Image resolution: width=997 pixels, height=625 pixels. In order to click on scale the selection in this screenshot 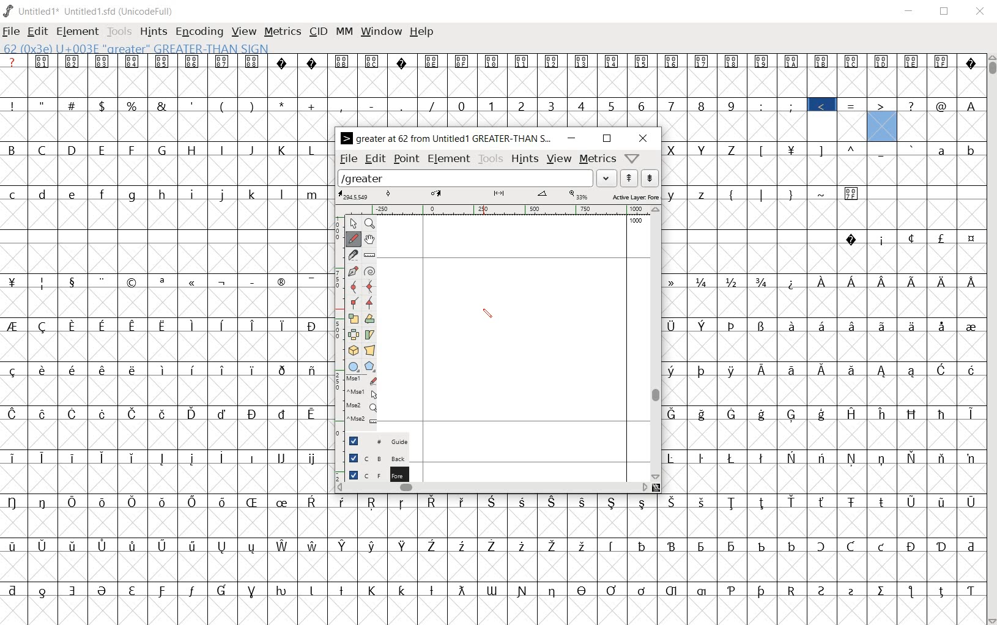, I will do `click(352, 319)`.